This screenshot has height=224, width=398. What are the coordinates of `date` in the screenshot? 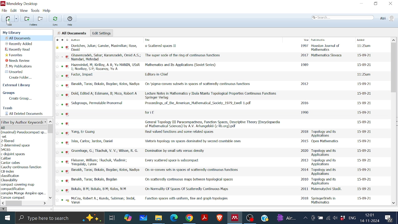 It's located at (364, 141).